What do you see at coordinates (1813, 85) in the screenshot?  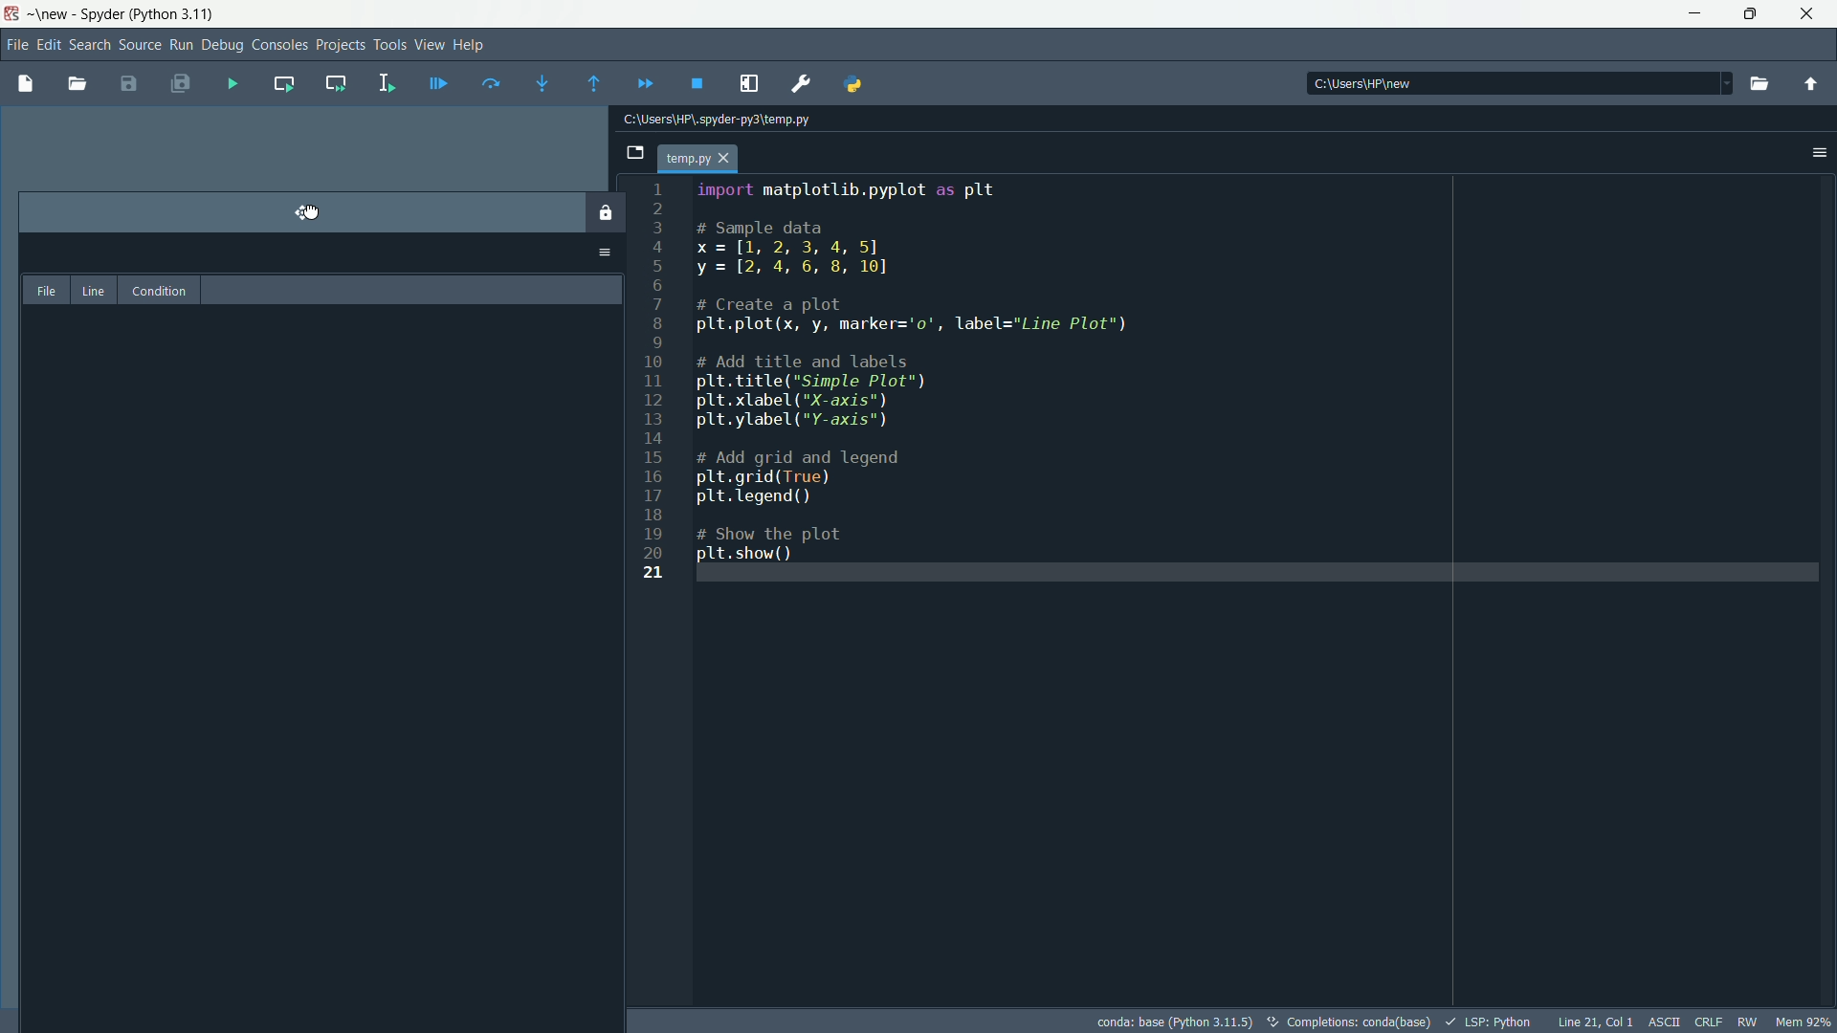 I see `parent directory` at bounding box center [1813, 85].